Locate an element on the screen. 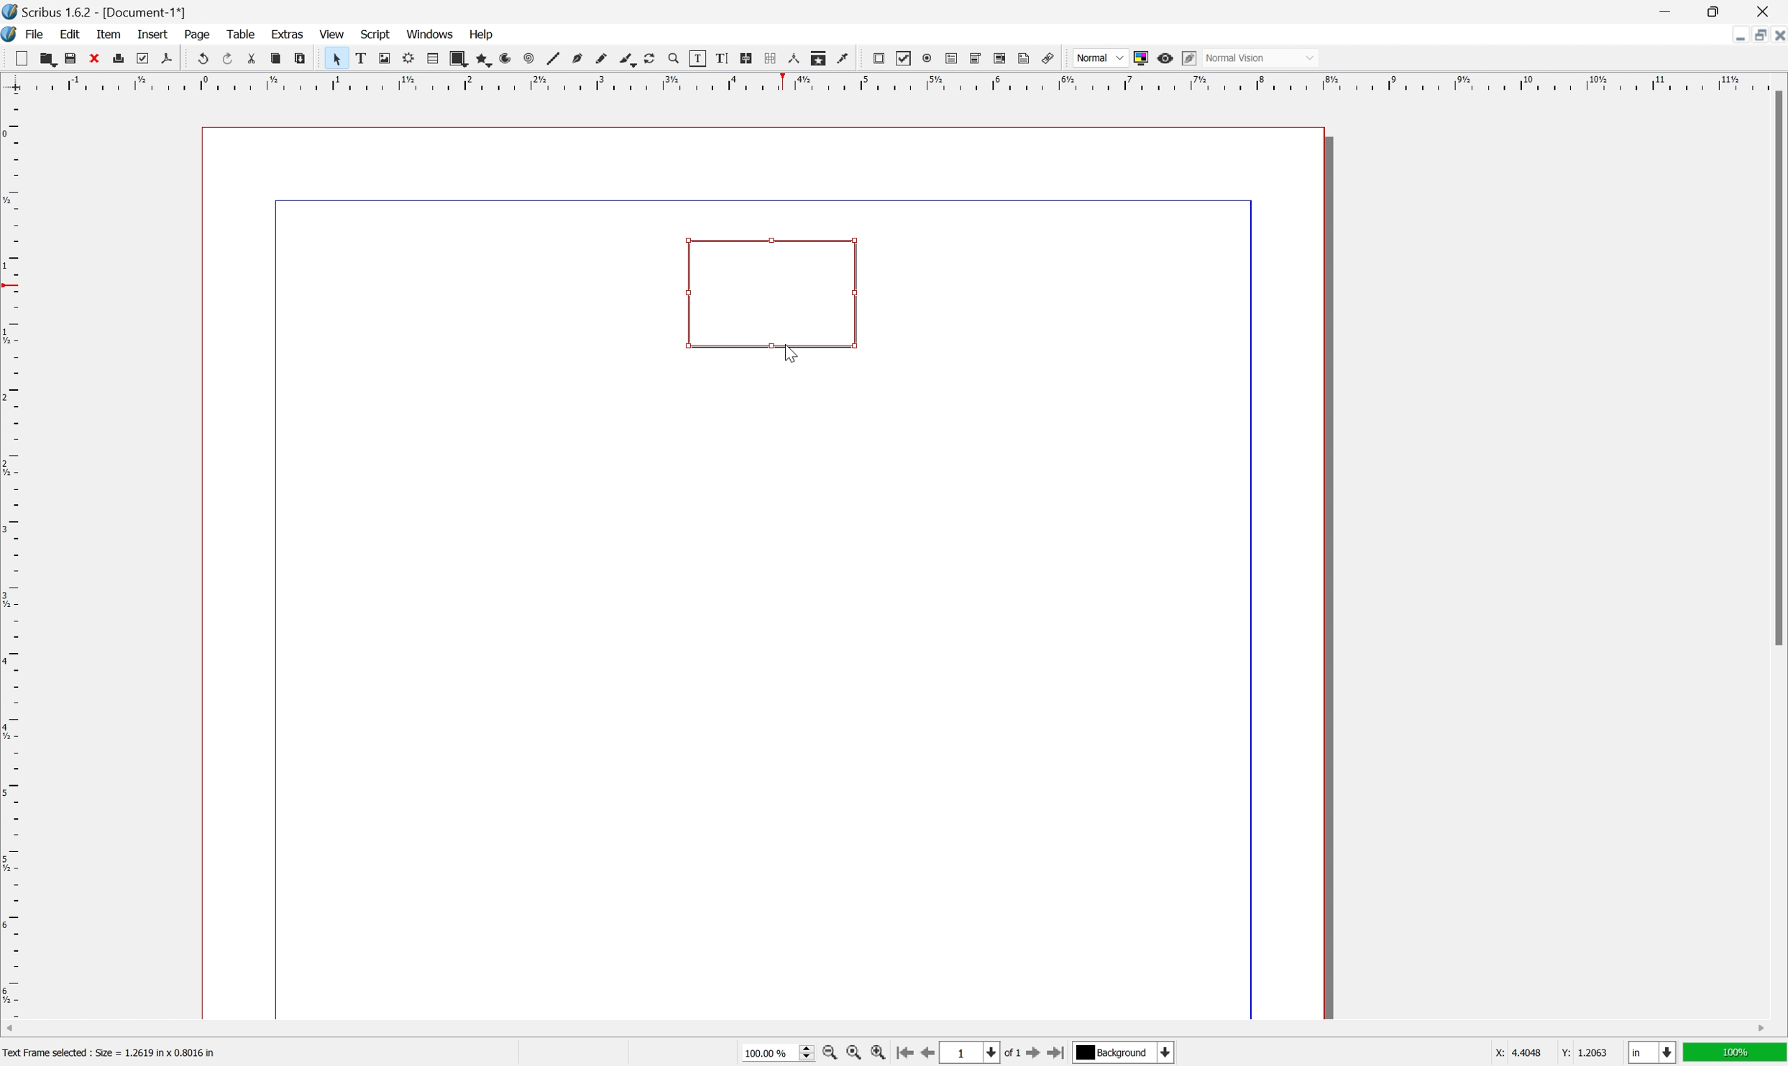  cut is located at coordinates (252, 57).